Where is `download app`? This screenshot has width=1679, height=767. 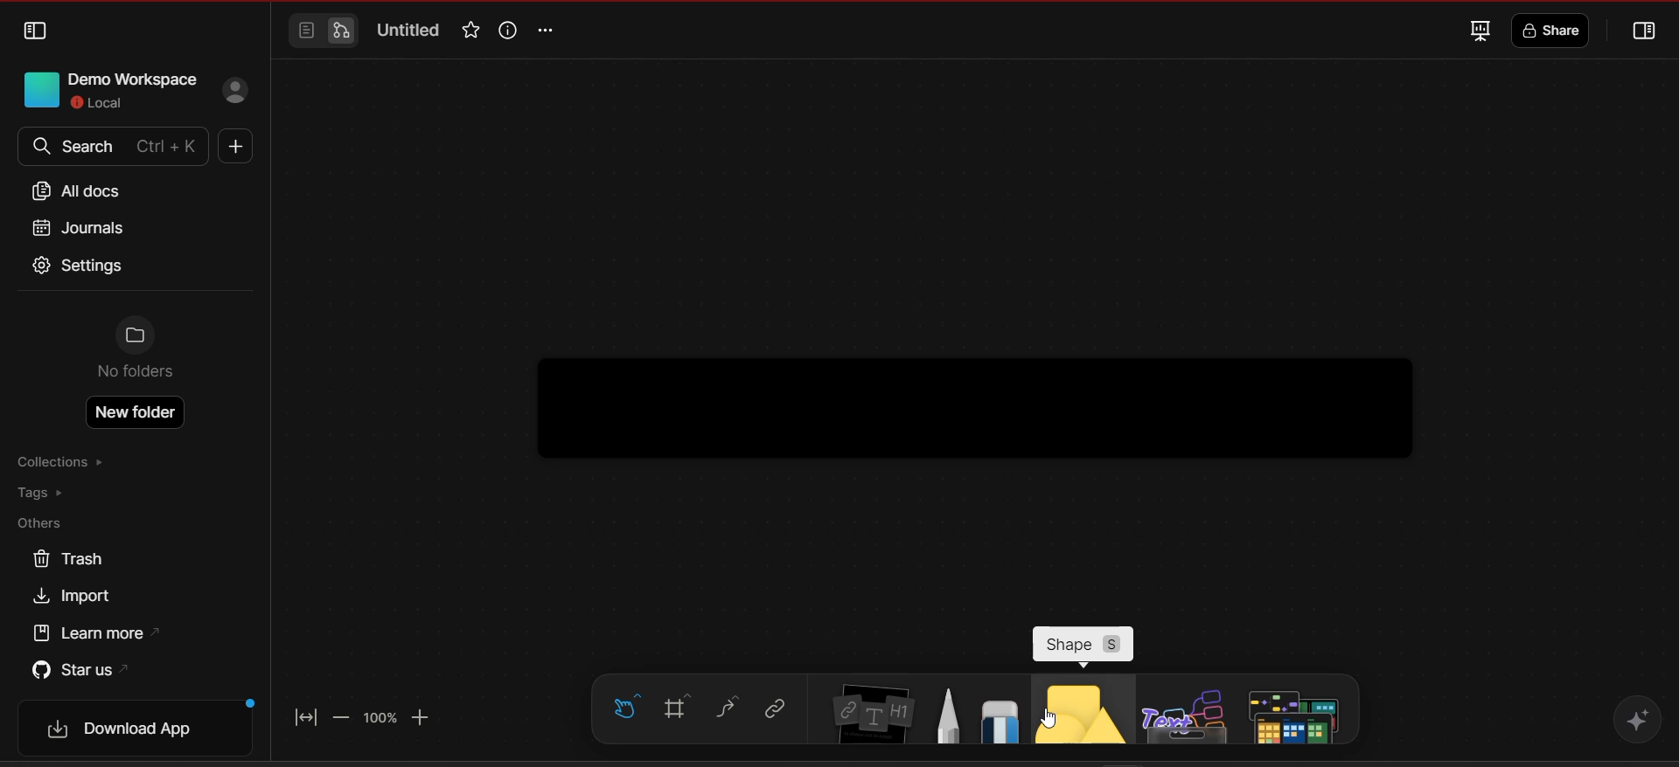
download app is located at coordinates (142, 729).